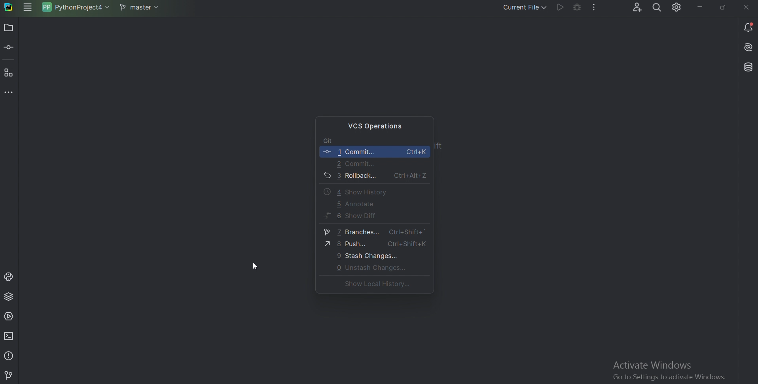  Describe the element at coordinates (27, 8) in the screenshot. I see `main menu` at that location.